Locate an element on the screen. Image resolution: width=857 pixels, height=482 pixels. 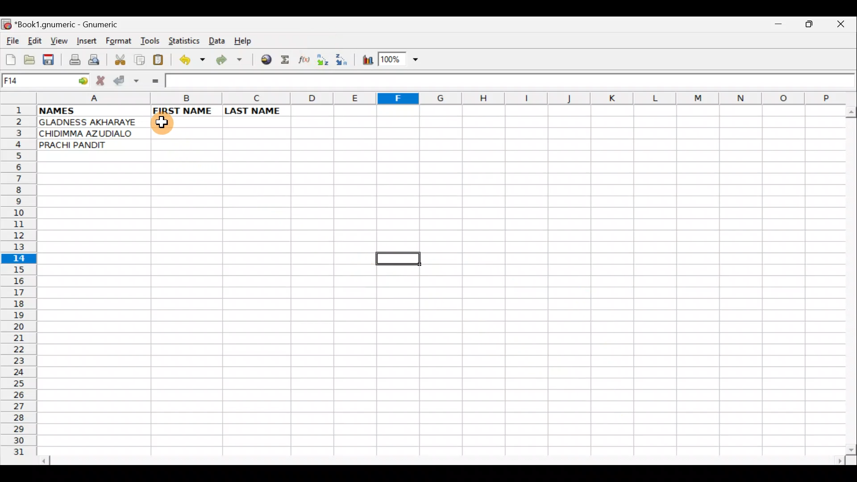
File is located at coordinates (12, 42).